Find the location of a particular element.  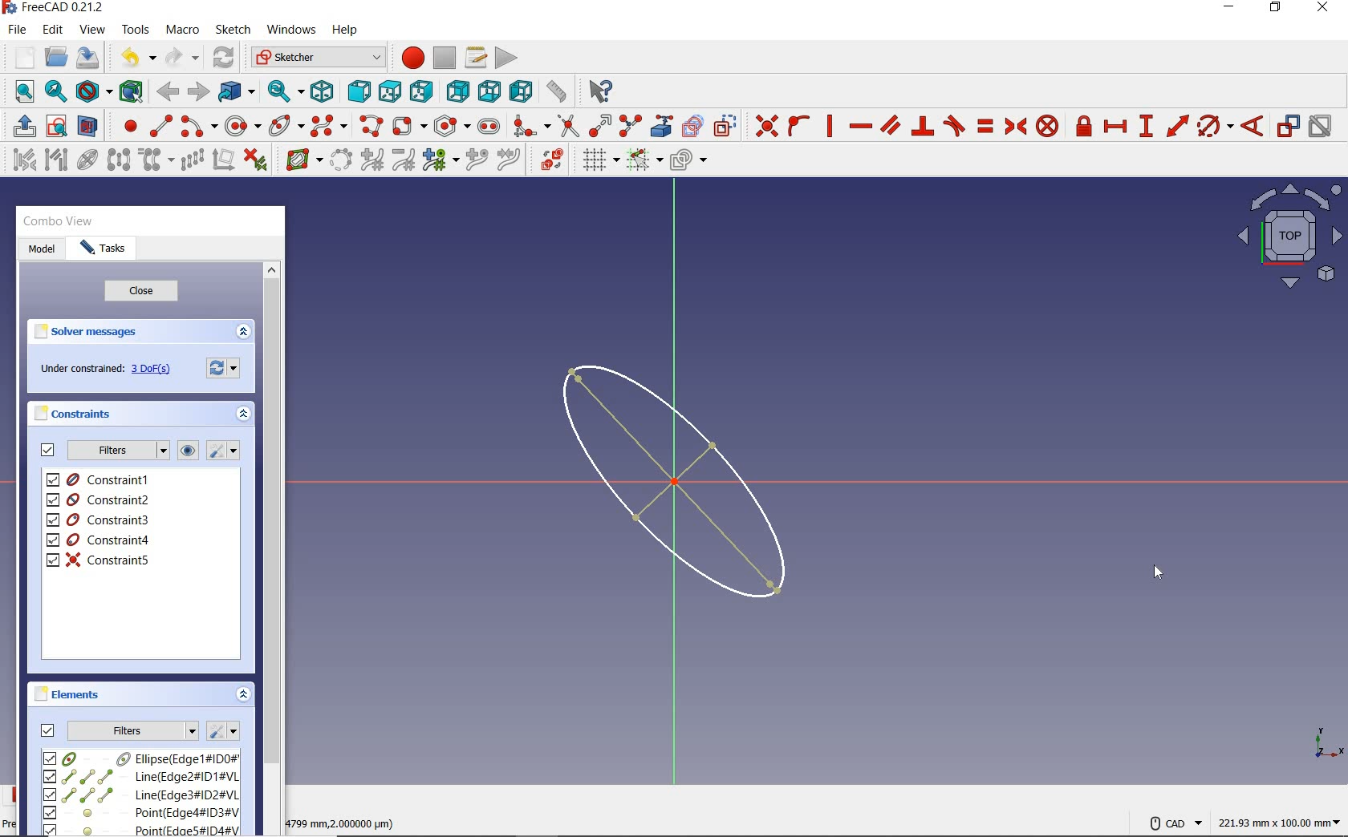

cursor is located at coordinates (1158, 572).